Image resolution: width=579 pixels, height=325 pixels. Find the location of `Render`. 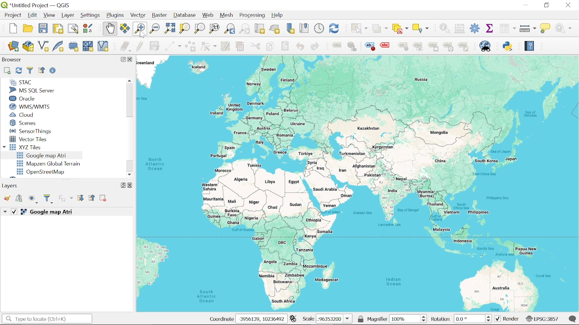

Render is located at coordinates (507, 319).